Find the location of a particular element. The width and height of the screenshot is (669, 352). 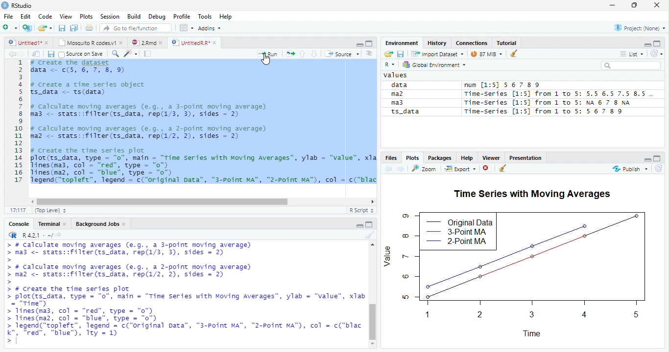

search is located at coordinates (631, 66).